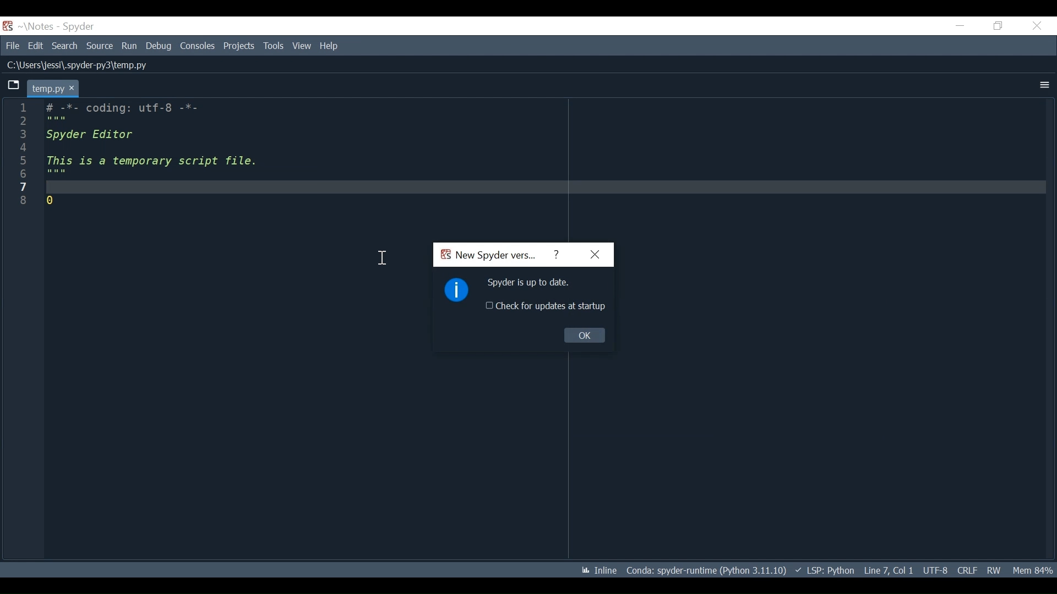  Describe the element at coordinates (707, 570) in the screenshot. I see `Conda: spyder-runtime (Python 3.11.10)` at that location.